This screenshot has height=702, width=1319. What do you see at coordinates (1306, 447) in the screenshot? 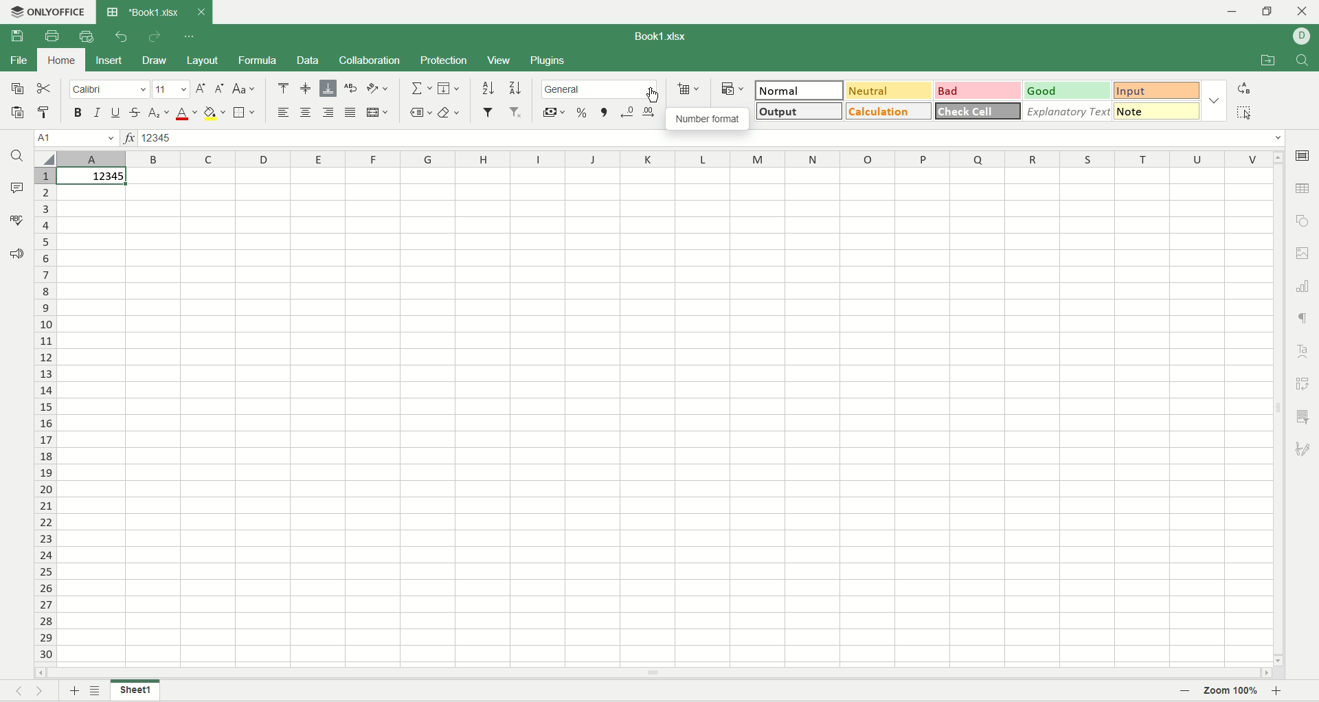
I see `signature settings` at bounding box center [1306, 447].